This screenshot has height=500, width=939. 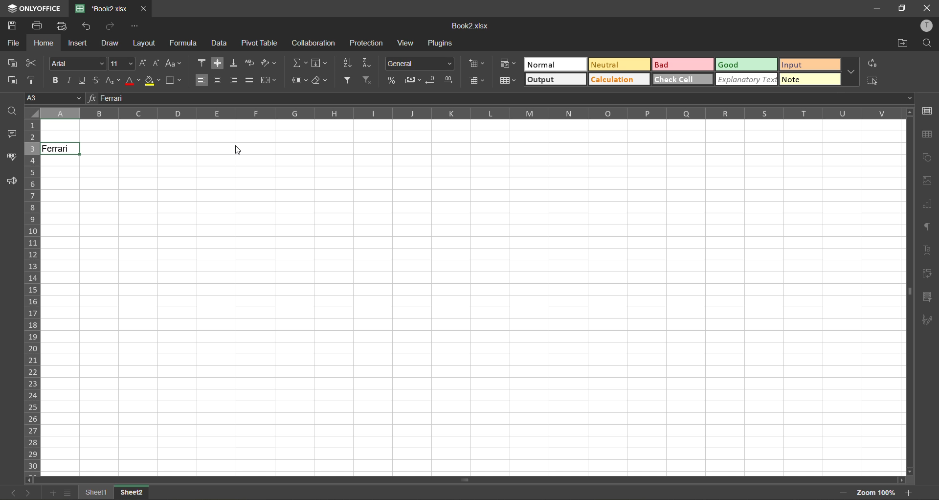 What do you see at coordinates (174, 80) in the screenshot?
I see `borders` at bounding box center [174, 80].